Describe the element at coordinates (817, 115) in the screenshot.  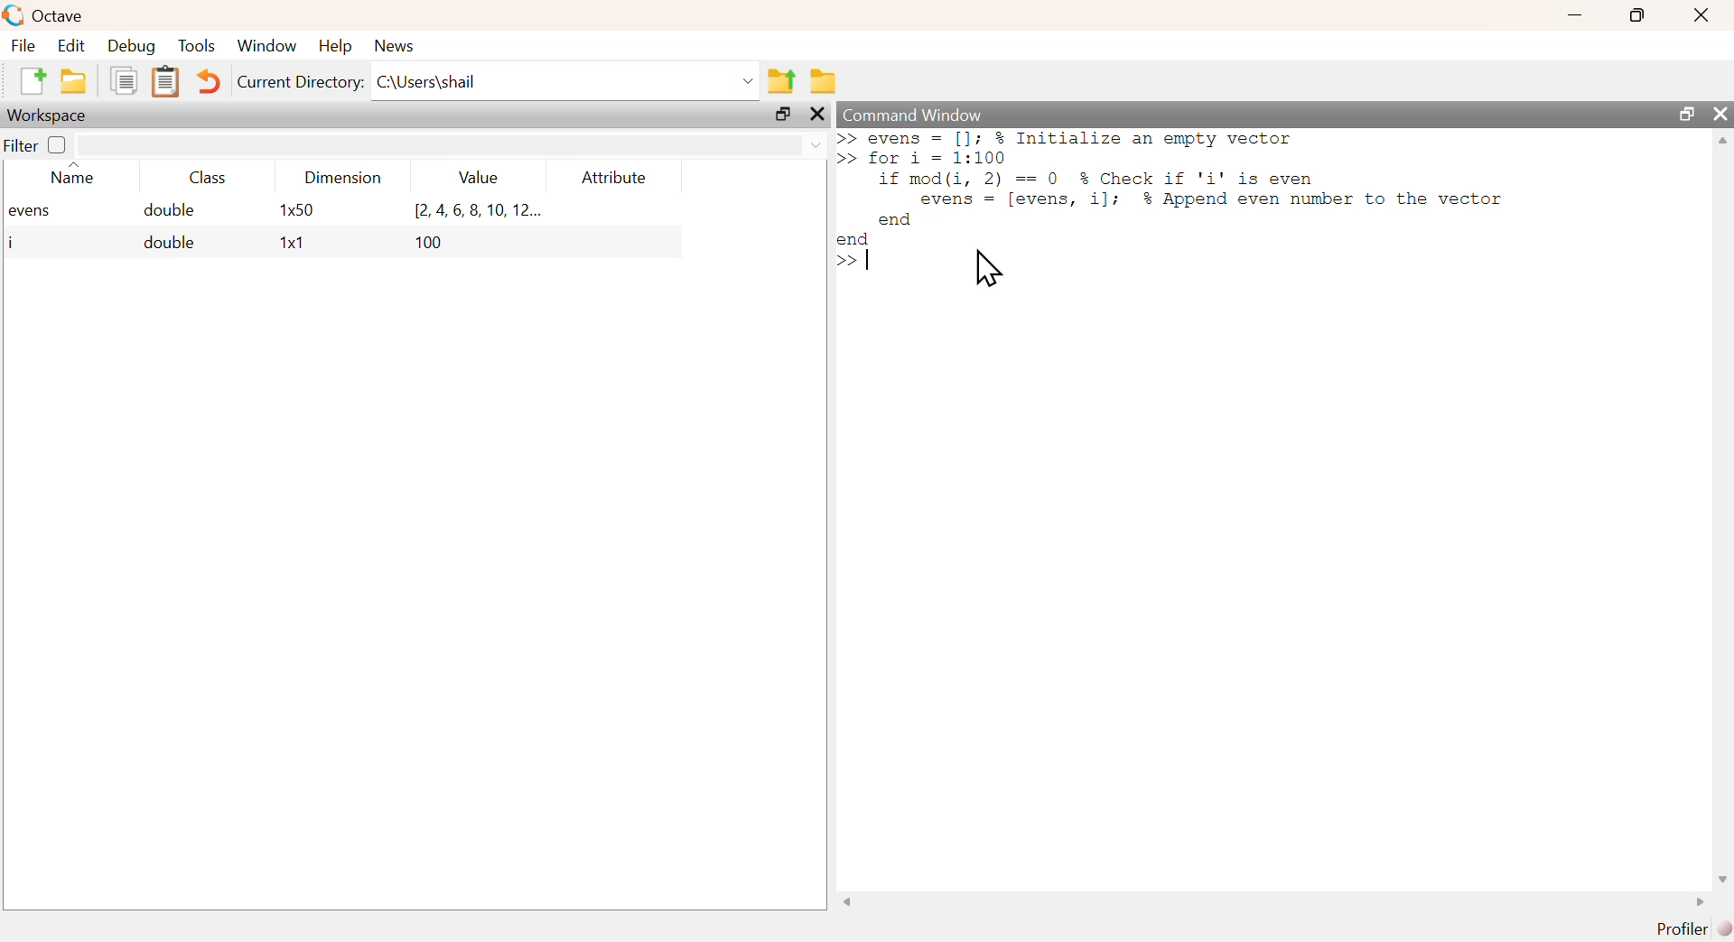
I see `close` at that location.